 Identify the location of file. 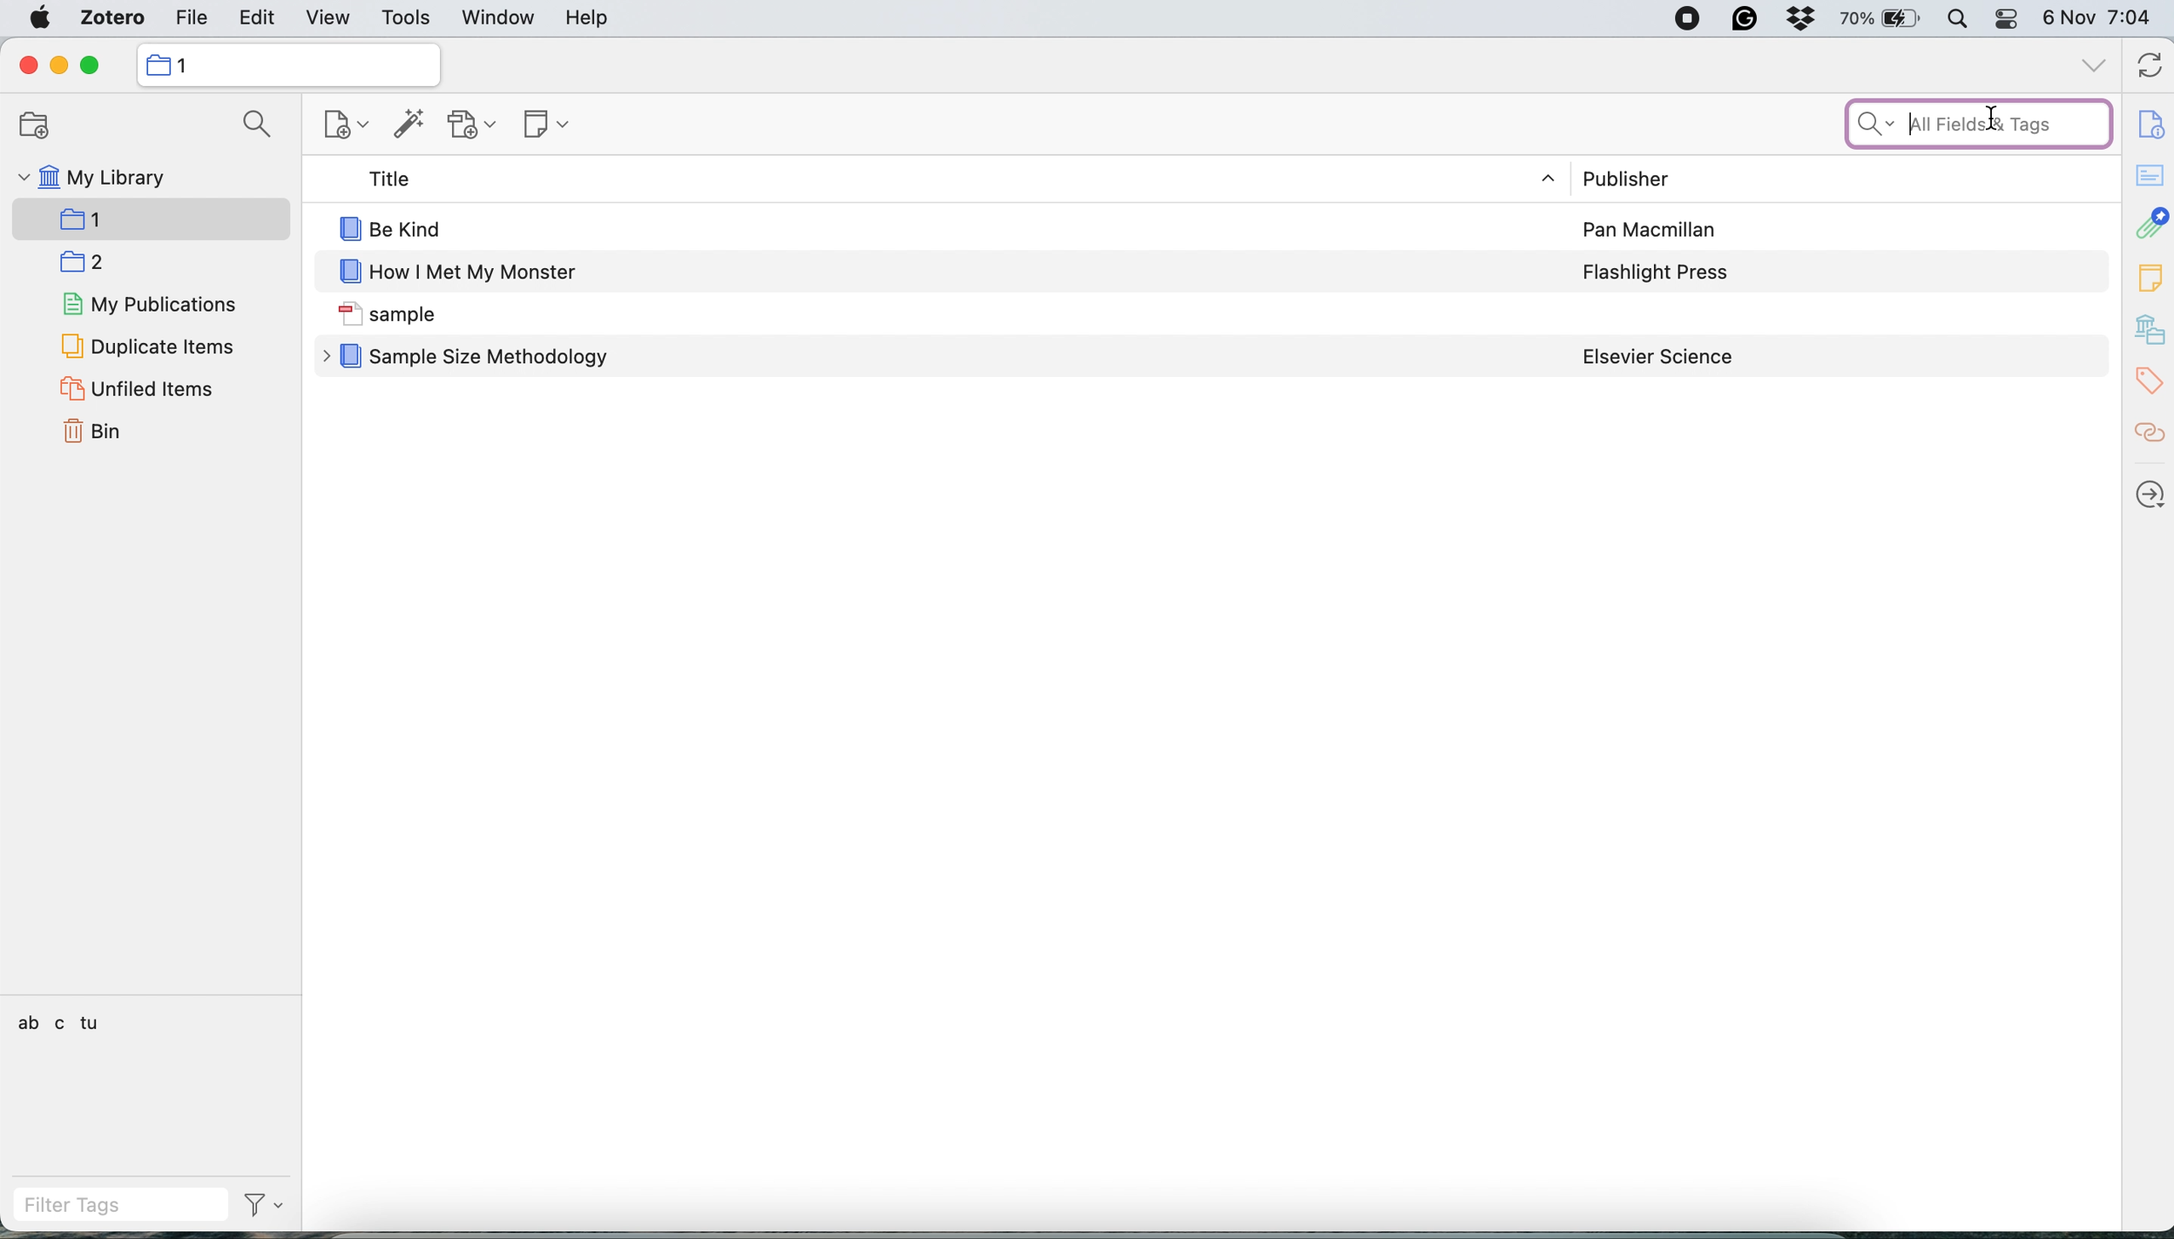
(199, 19).